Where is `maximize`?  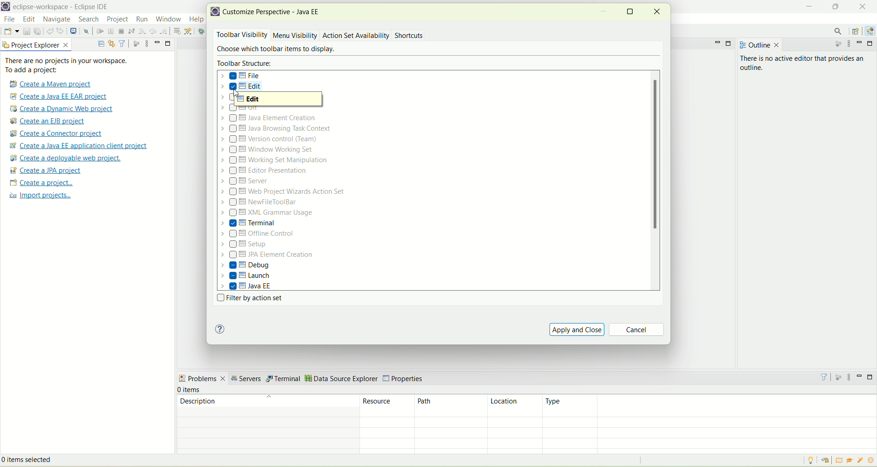 maximize is located at coordinates (169, 44).